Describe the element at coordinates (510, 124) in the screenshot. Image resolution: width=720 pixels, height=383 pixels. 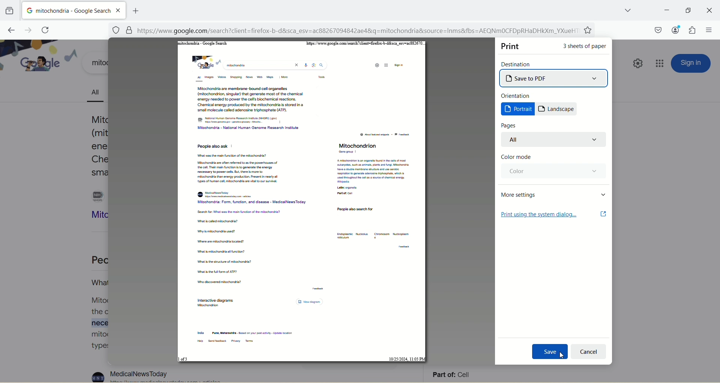
I see `pages` at that location.